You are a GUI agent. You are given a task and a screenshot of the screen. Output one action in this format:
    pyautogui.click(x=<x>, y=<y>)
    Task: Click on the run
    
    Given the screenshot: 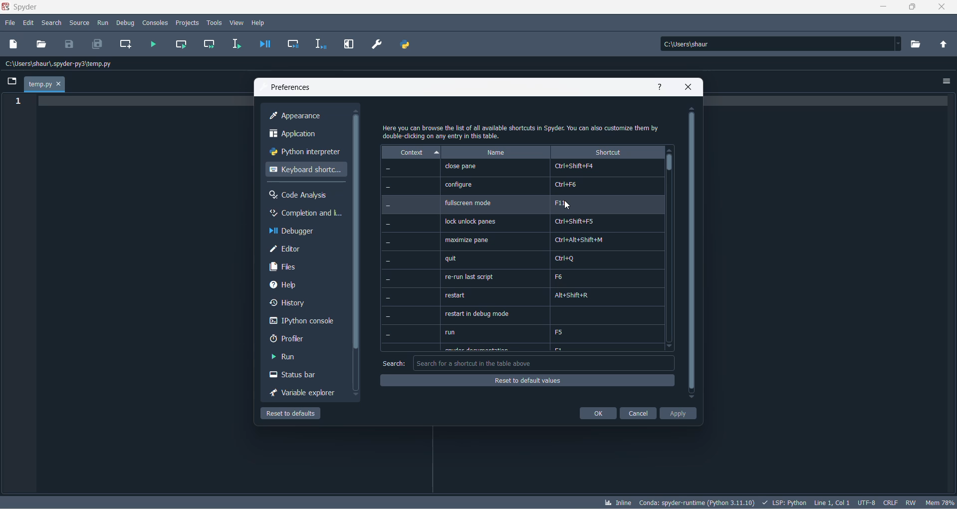 What is the action you would take?
    pyautogui.click(x=452, y=332)
    